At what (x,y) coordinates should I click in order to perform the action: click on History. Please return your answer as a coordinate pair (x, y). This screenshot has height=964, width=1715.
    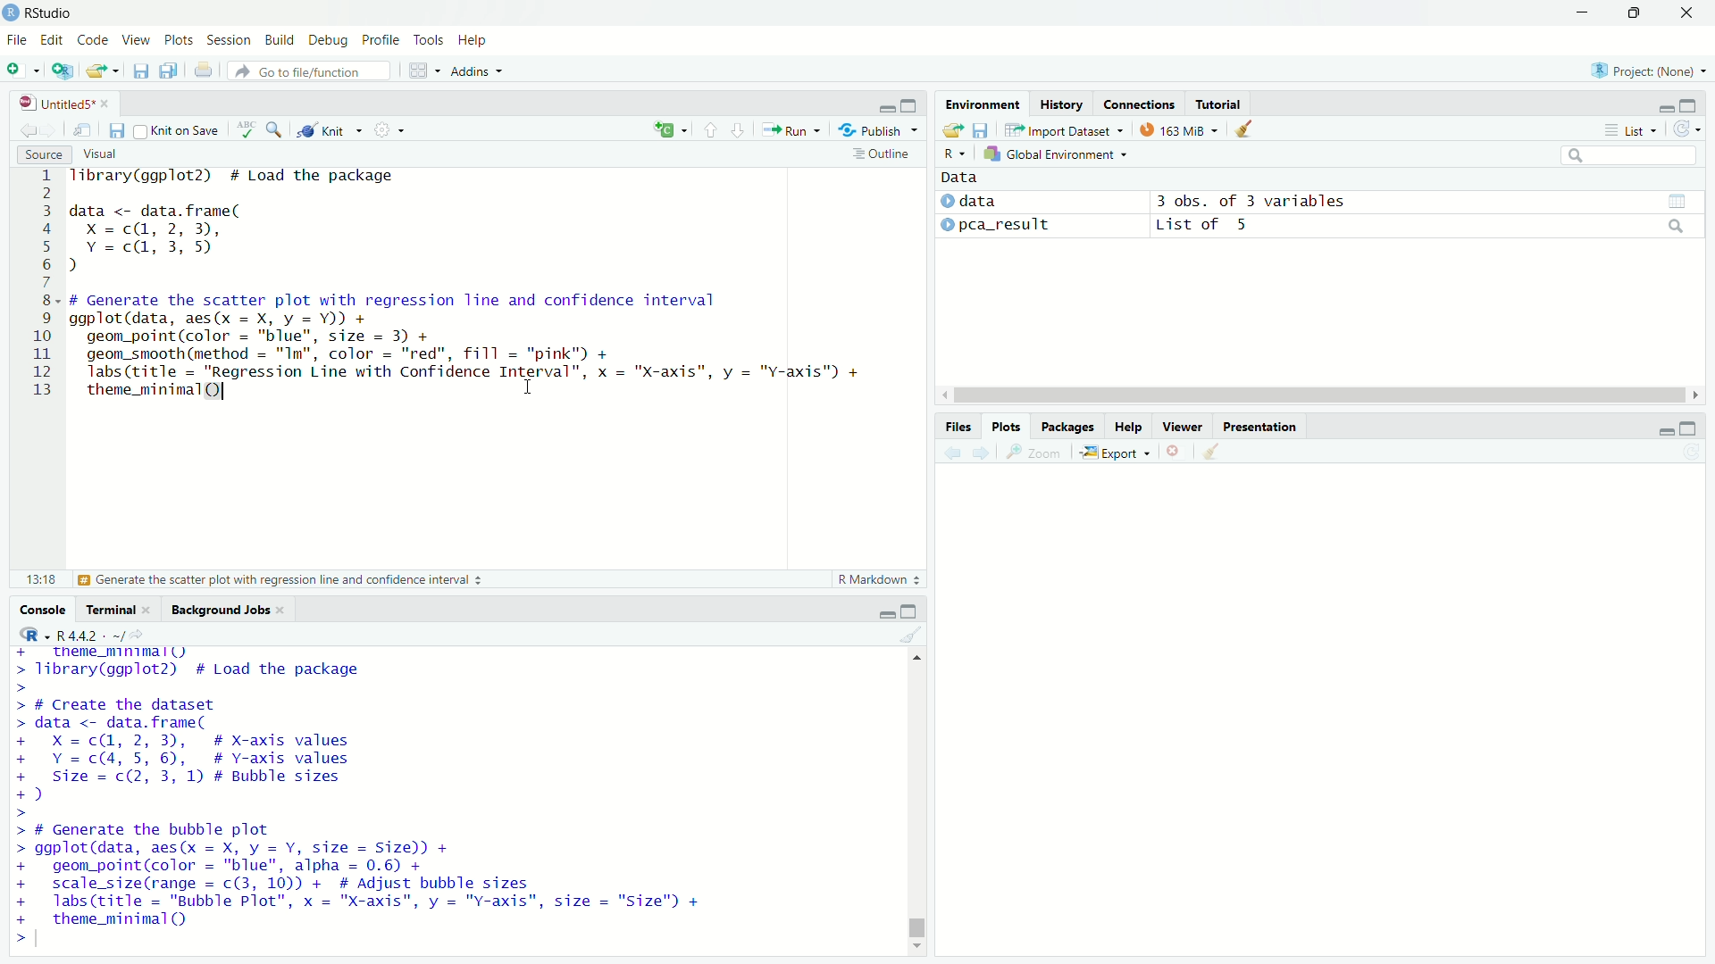
    Looking at the image, I should click on (1062, 103).